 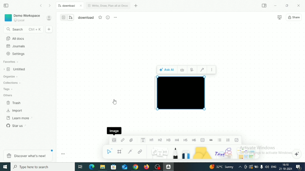 What do you see at coordinates (70, 6) in the screenshot?
I see `Download` at bounding box center [70, 6].